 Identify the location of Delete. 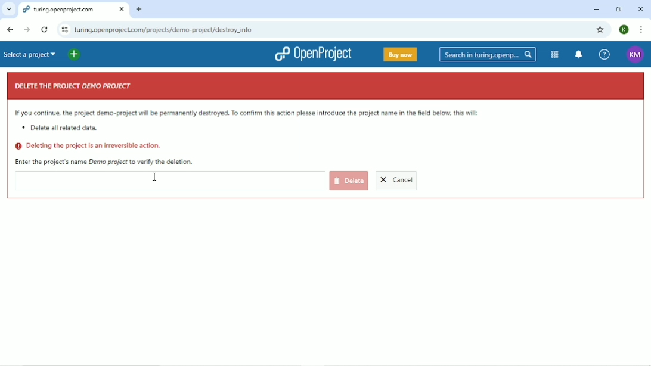
(349, 180).